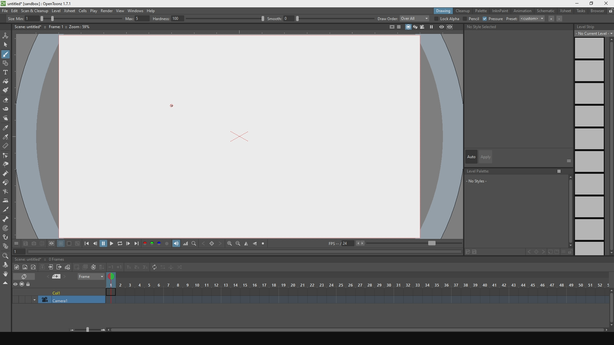 Image resolution: width=614 pixels, height=345 pixels. I want to click on brush, so click(6, 90).